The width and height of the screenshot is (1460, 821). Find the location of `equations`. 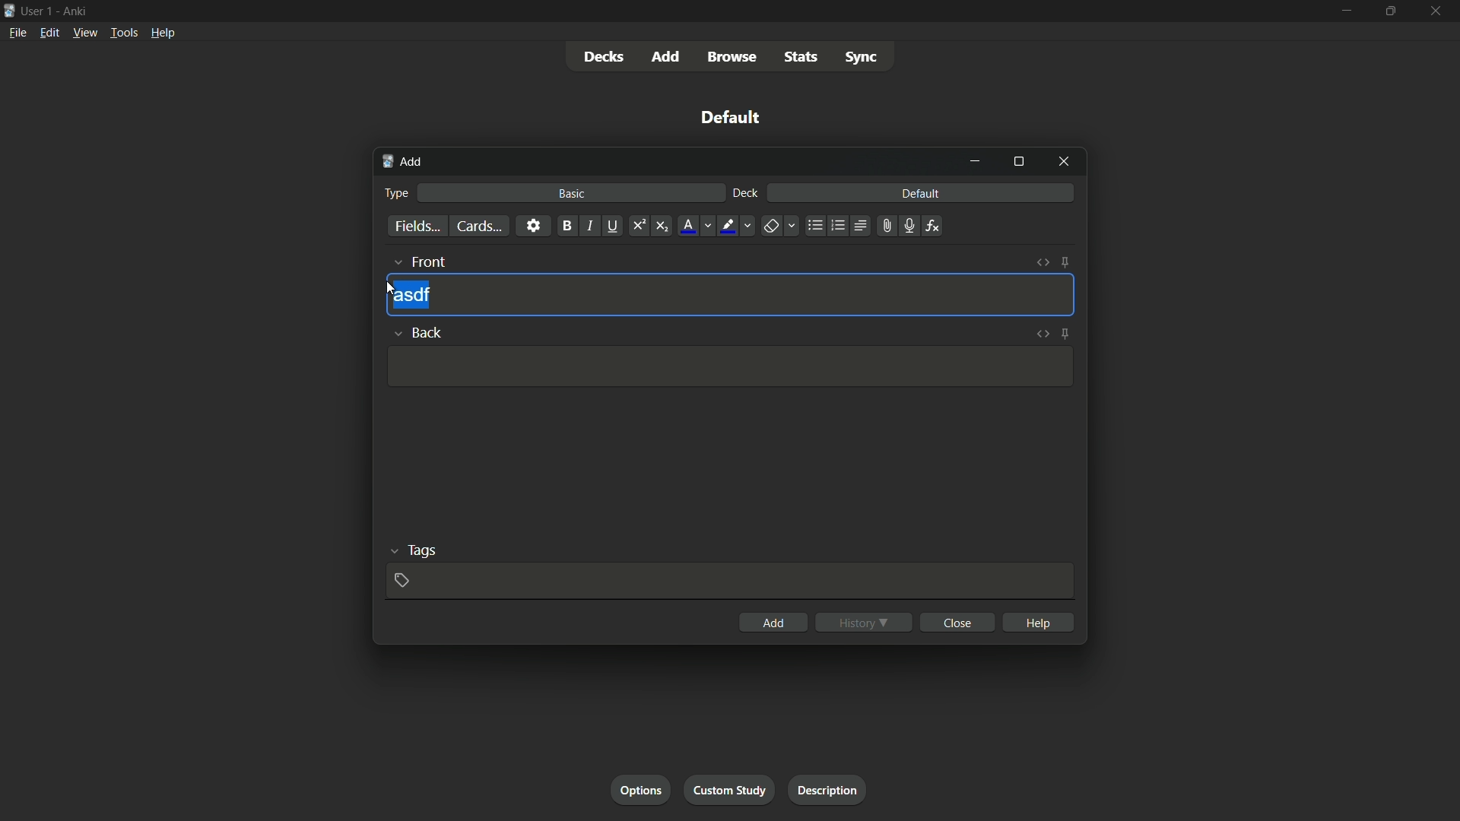

equations is located at coordinates (935, 226).